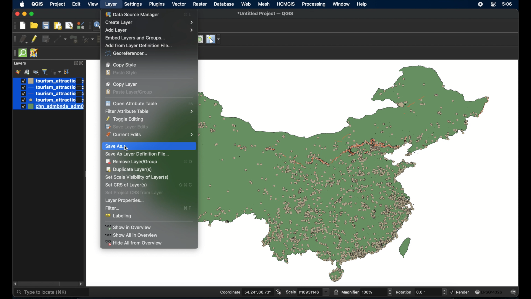 The height and width of the screenshot is (299, 531). What do you see at coordinates (56, 71) in the screenshot?
I see `filter legend by expression` at bounding box center [56, 71].